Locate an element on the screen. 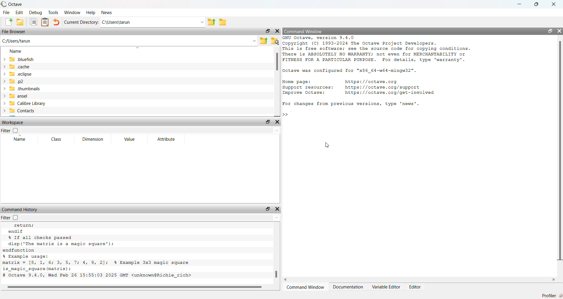 Image resolution: width=563 pixels, height=299 pixels. ansel is located at coordinates (15, 96).